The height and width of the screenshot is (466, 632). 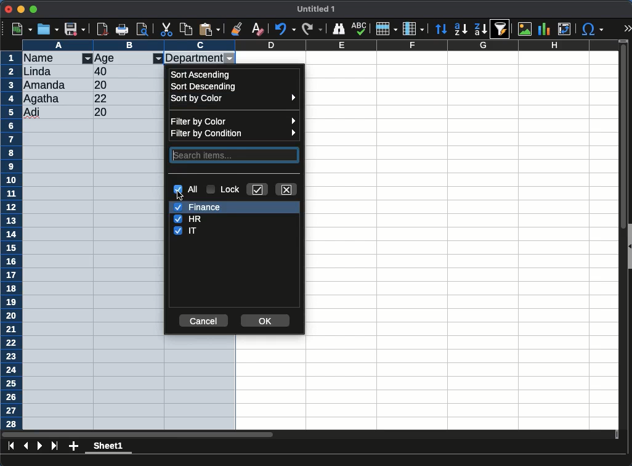 I want to click on finance, so click(x=199, y=206).